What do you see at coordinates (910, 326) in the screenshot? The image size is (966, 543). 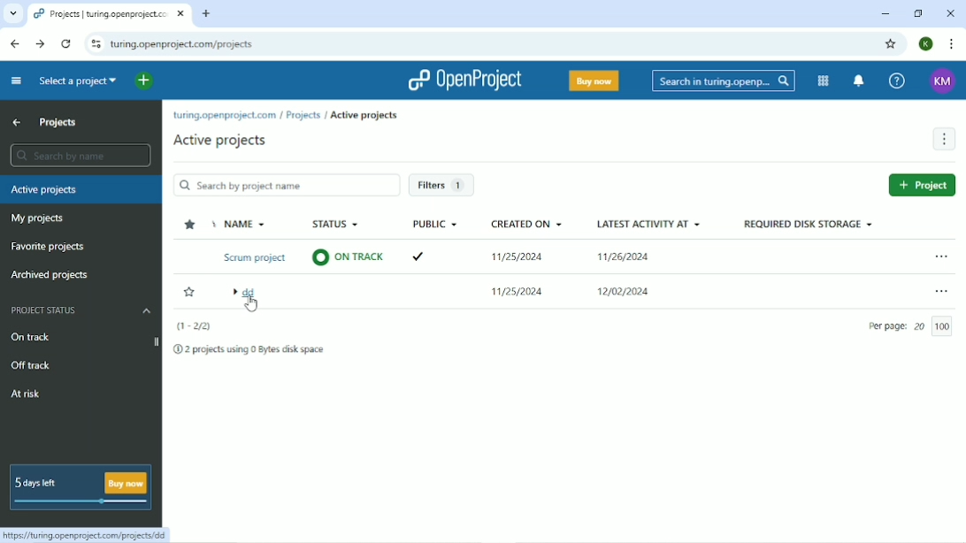 I see `Per page 20 100` at bounding box center [910, 326].